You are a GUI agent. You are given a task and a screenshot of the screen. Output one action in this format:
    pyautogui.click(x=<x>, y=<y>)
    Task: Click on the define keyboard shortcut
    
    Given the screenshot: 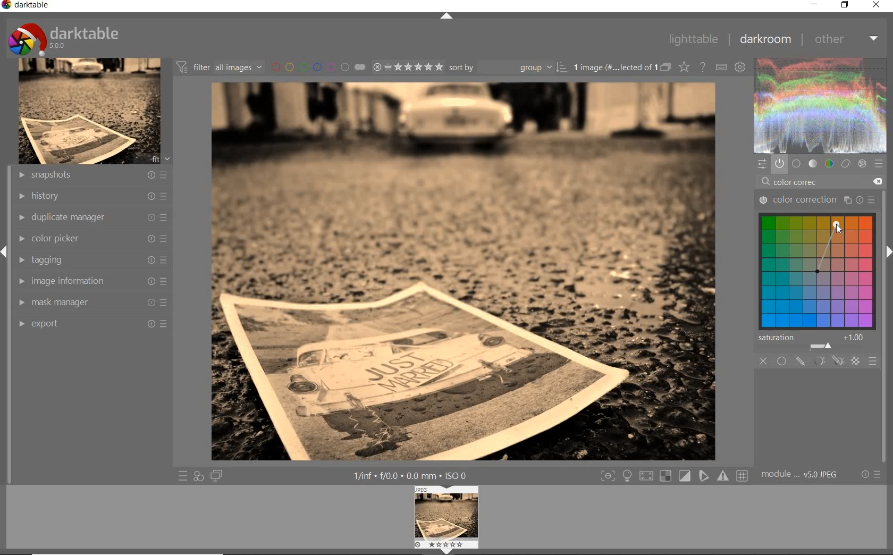 What is the action you would take?
    pyautogui.click(x=721, y=66)
    